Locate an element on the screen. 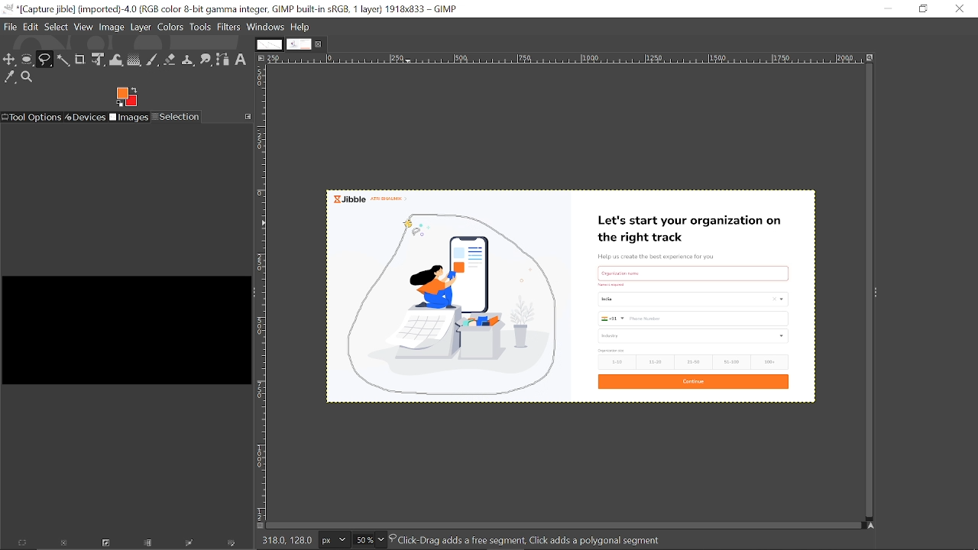 This screenshot has height=550, width=978. Image is located at coordinates (112, 26).